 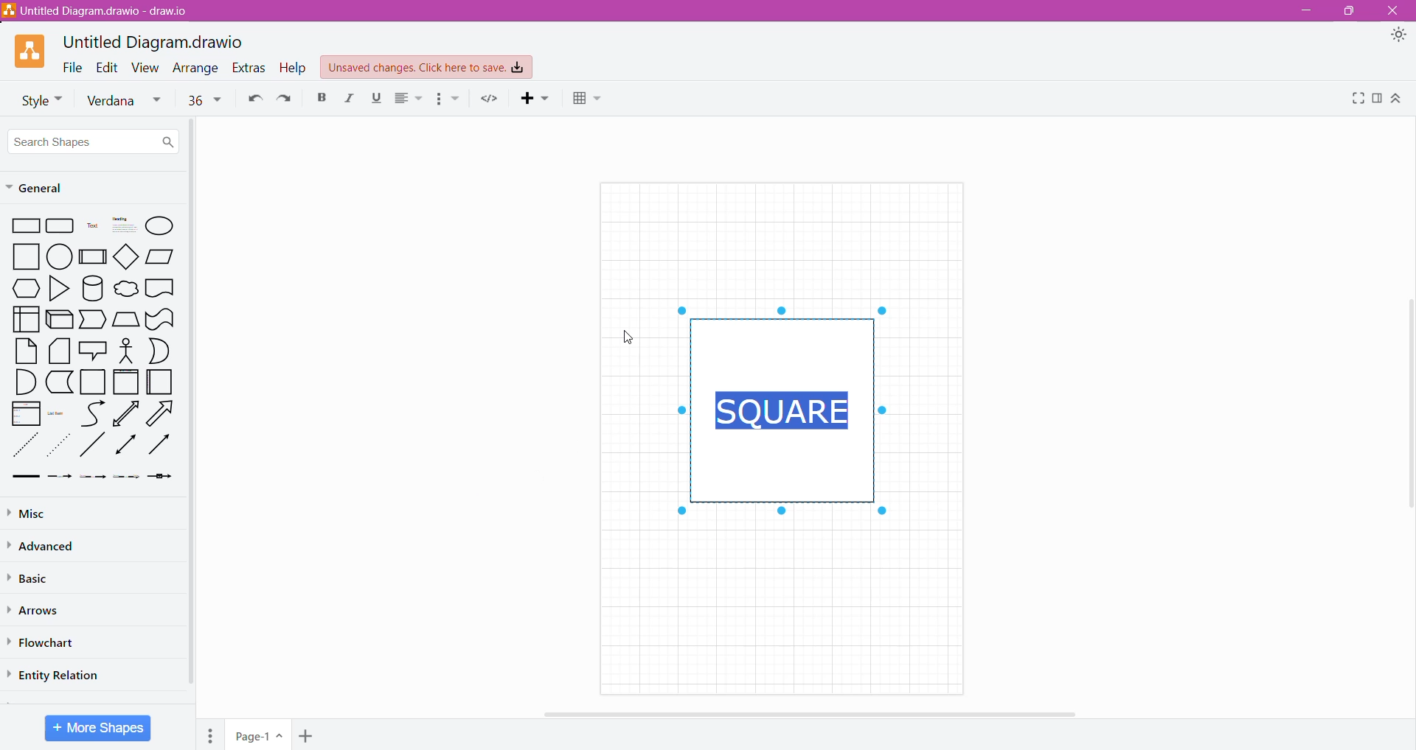 I want to click on Triangle, so click(x=59, y=287).